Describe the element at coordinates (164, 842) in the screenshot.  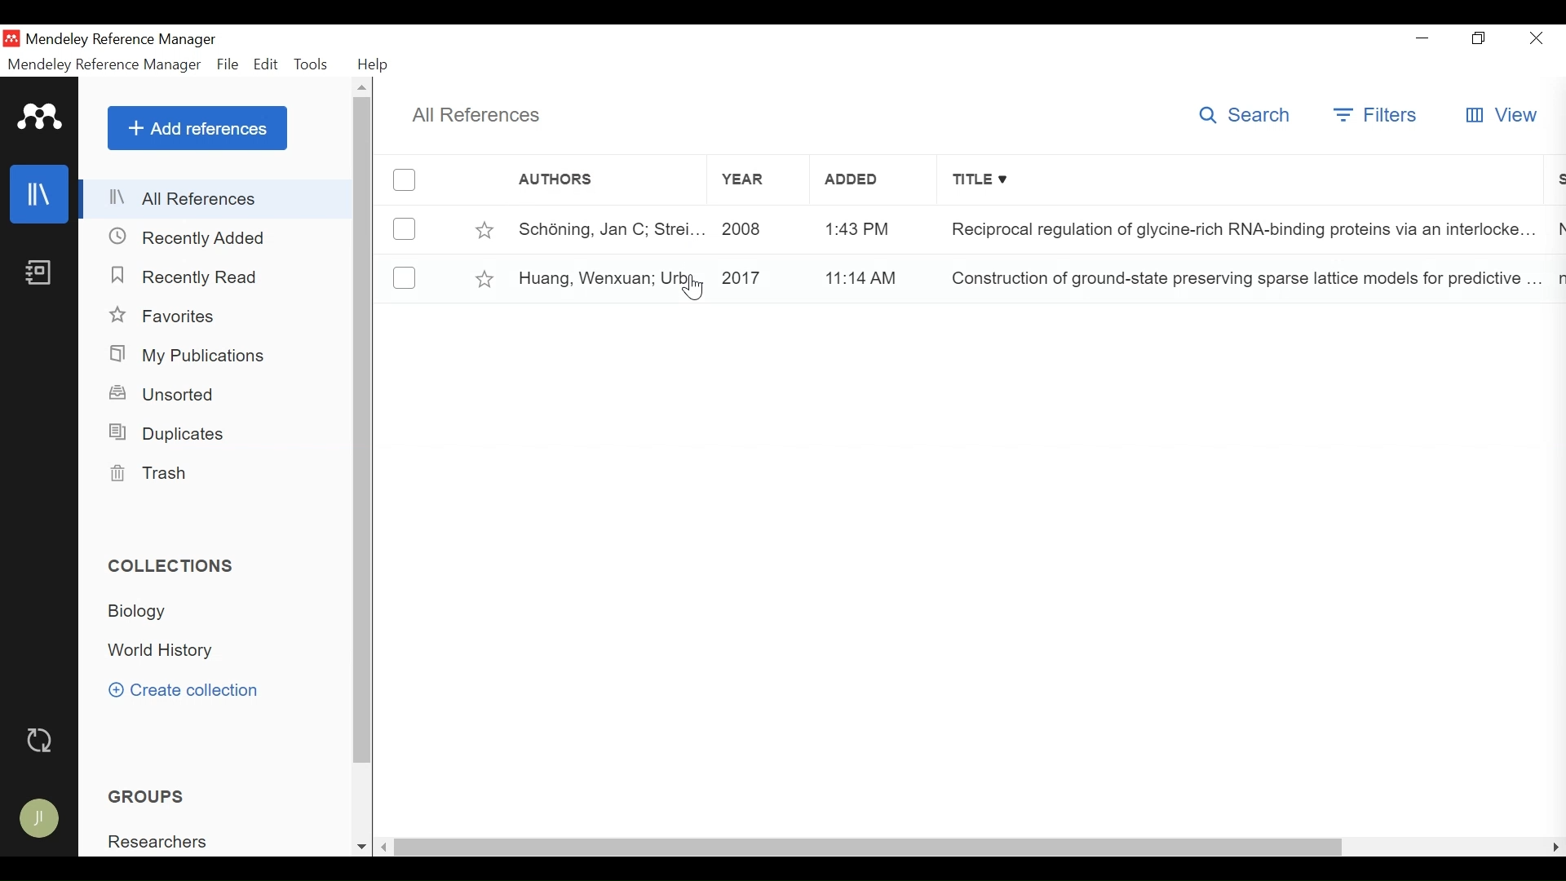
I see `Group` at that location.